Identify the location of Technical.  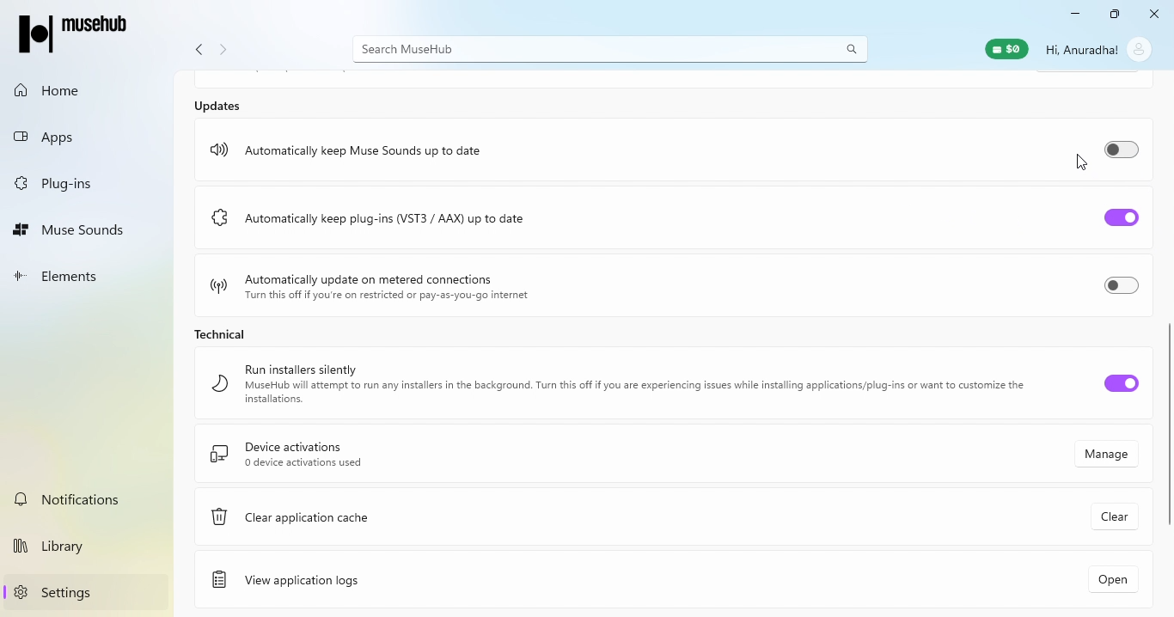
(240, 335).